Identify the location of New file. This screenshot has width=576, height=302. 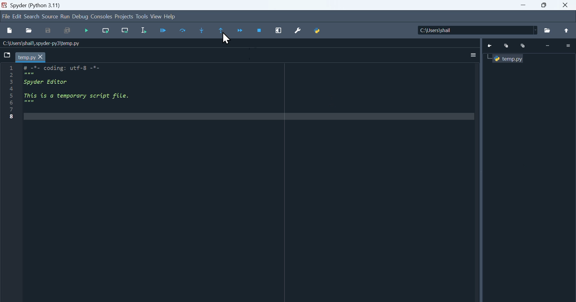
(11, 30).